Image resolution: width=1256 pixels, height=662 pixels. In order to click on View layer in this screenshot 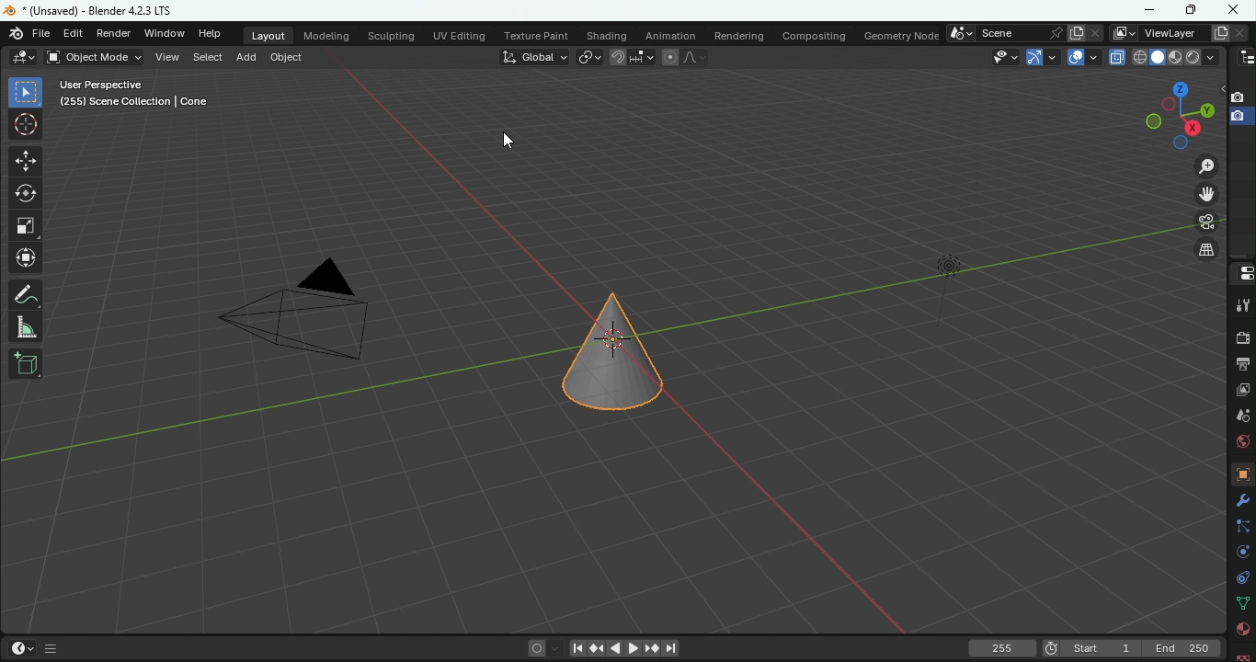, I will do `click(1241, 393)`.